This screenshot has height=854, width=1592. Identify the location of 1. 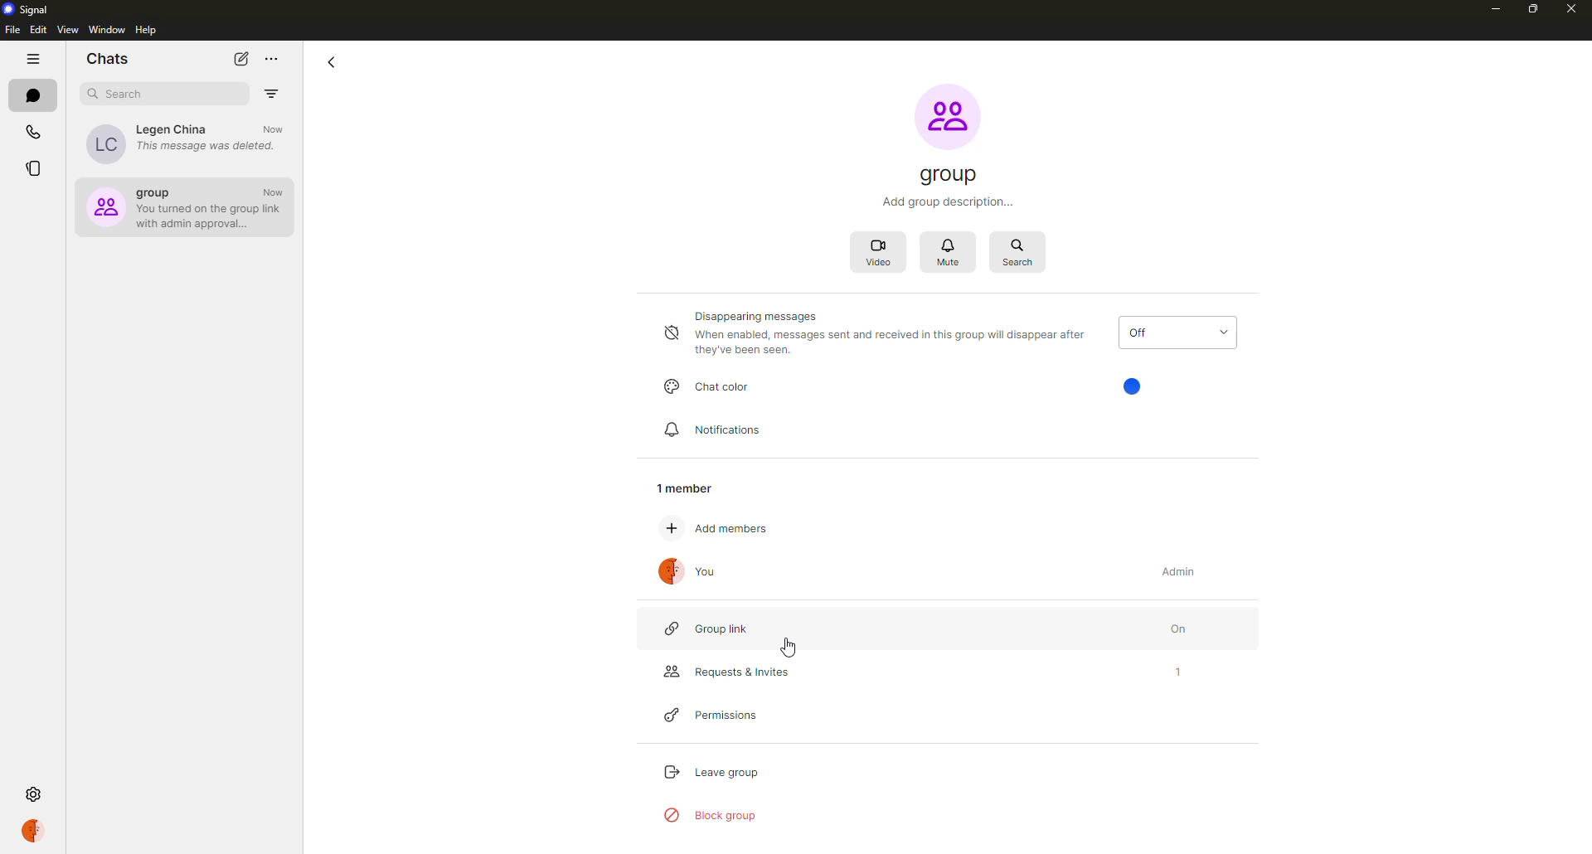
(1162, 672).